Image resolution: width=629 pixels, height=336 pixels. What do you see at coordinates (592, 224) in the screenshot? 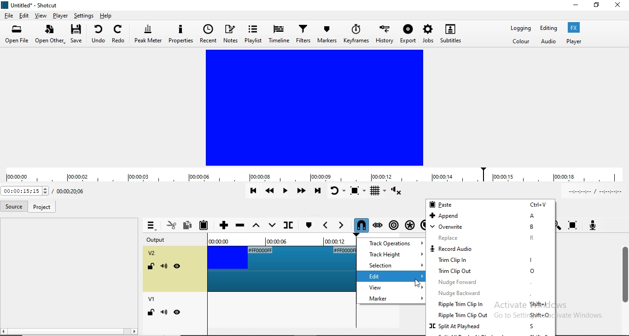
I see `Record audio` at bounding box center [592, 224].